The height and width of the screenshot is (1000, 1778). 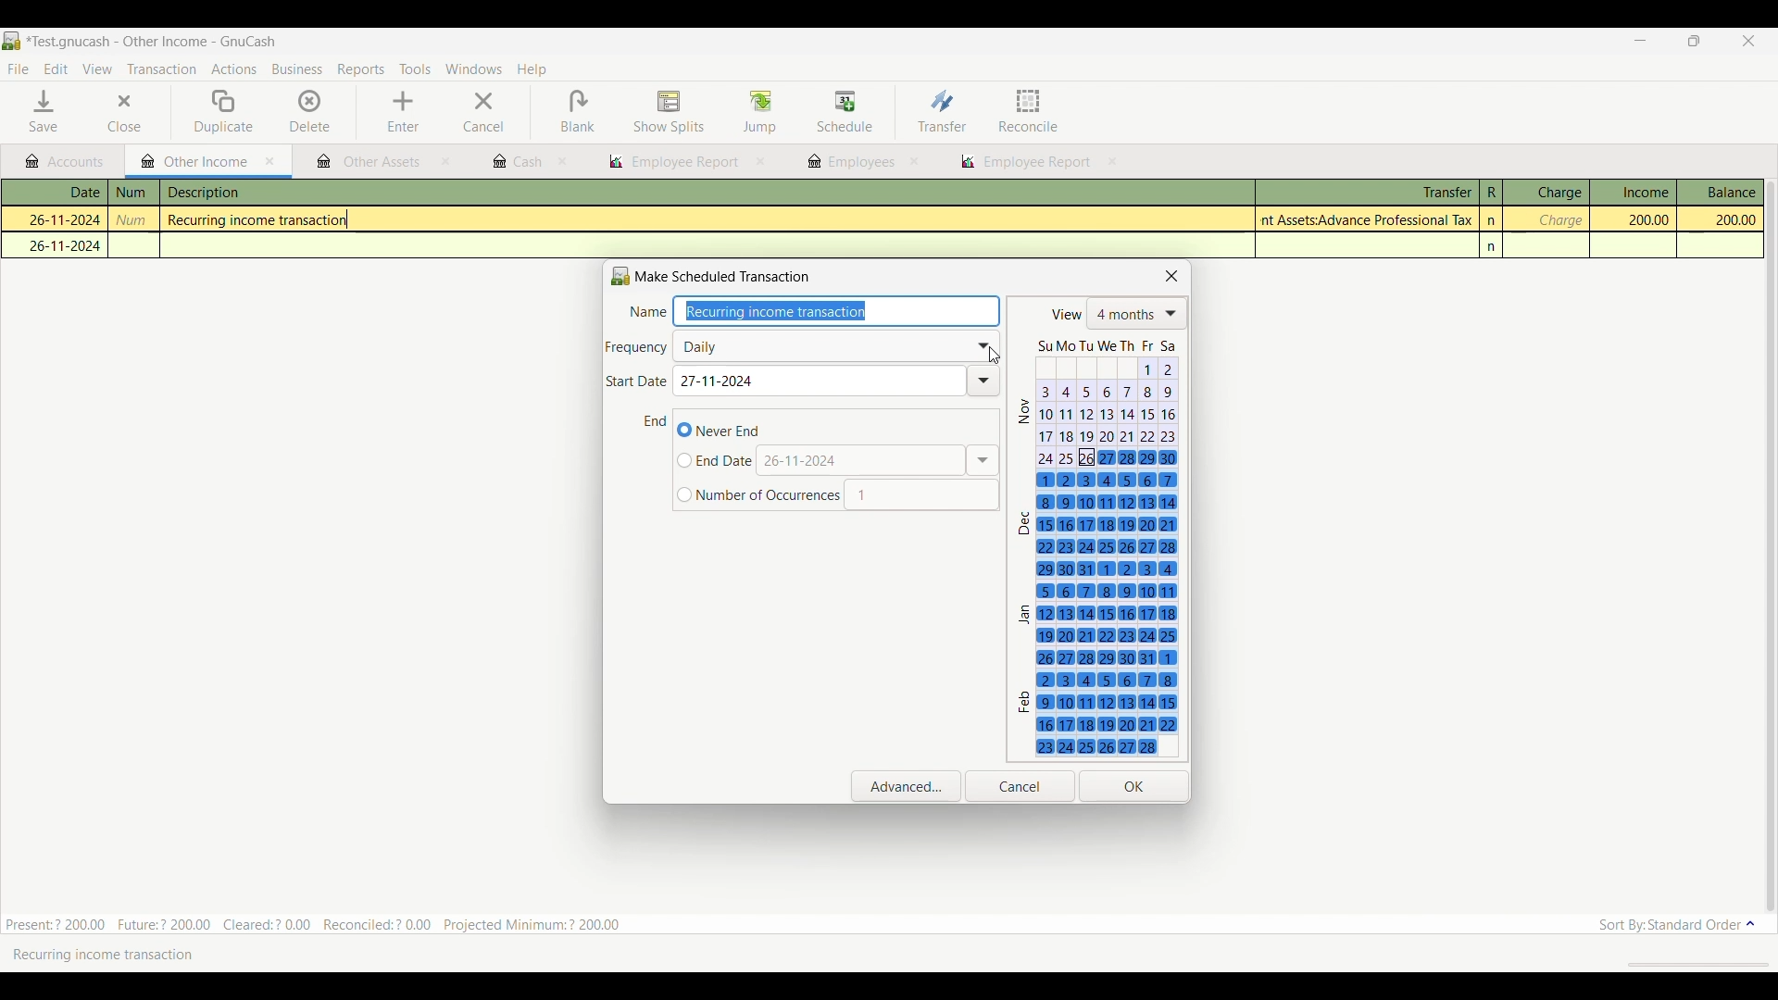 What do you see at coordinates (362, 69) in the screenshot?
I see `Reports menu` at bounding box center [362, 69].